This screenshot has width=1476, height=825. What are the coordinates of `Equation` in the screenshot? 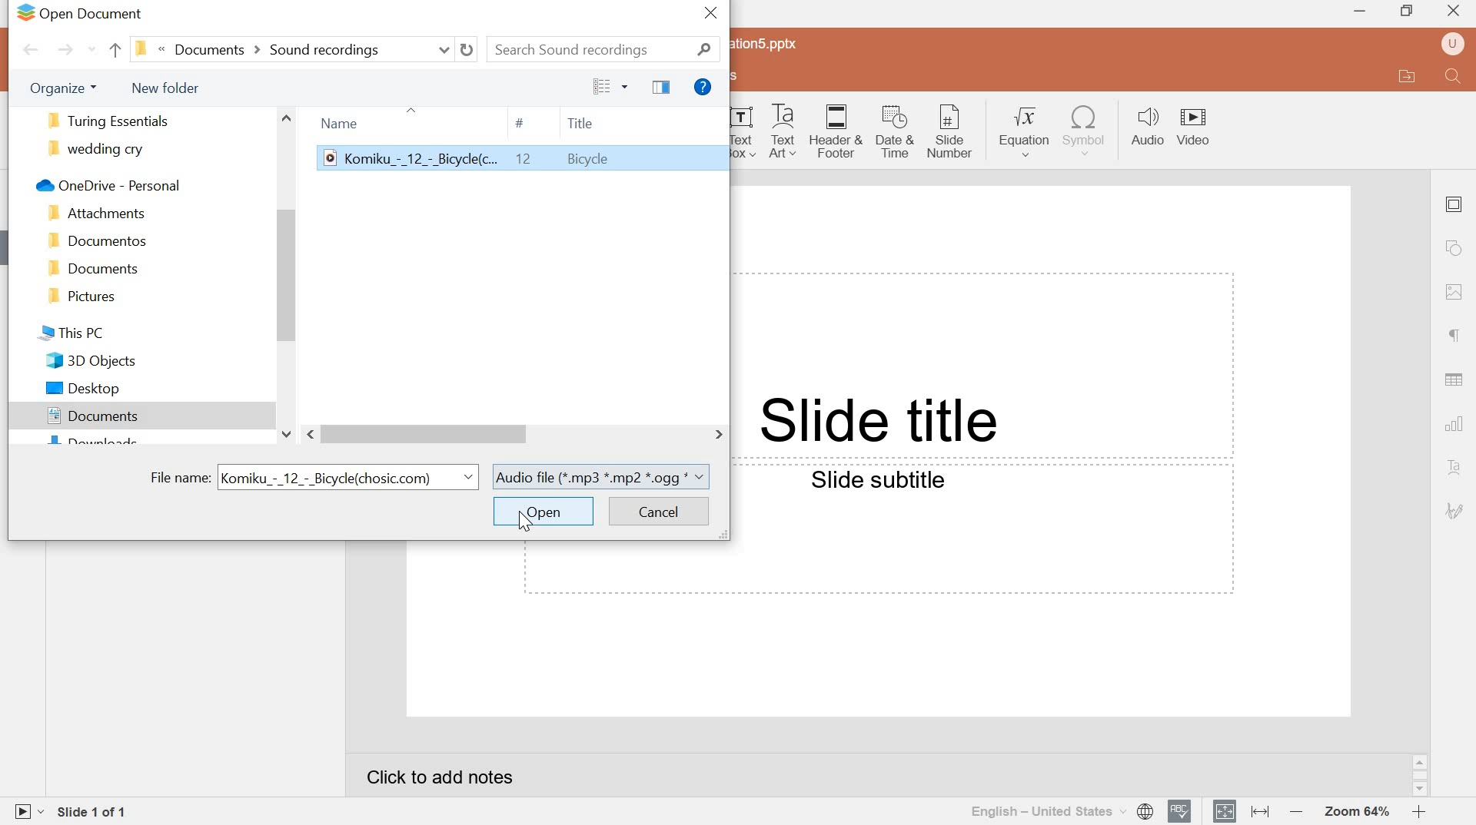 It's located at (1026, 131).